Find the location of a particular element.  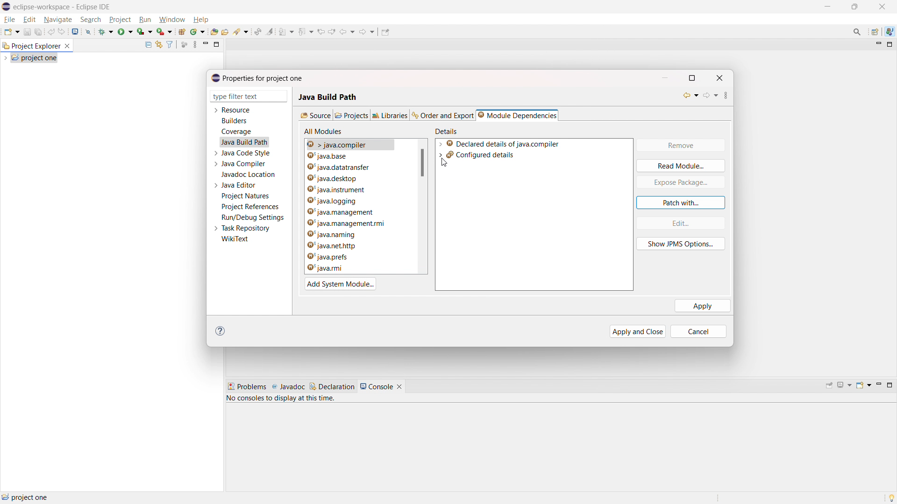

close console is located at coordinates (399, 387).